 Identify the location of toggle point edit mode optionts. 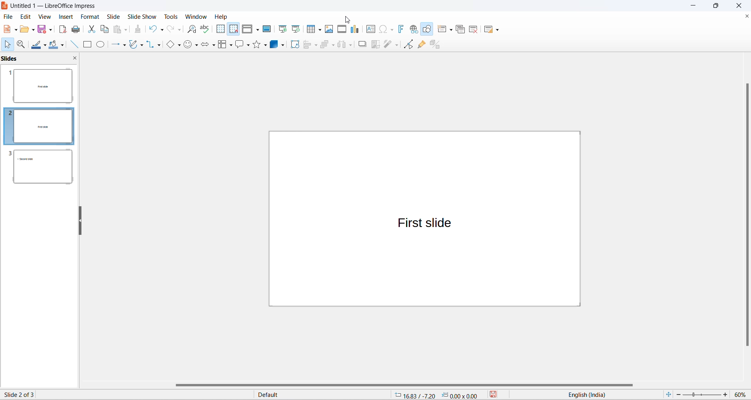
(395, 45).